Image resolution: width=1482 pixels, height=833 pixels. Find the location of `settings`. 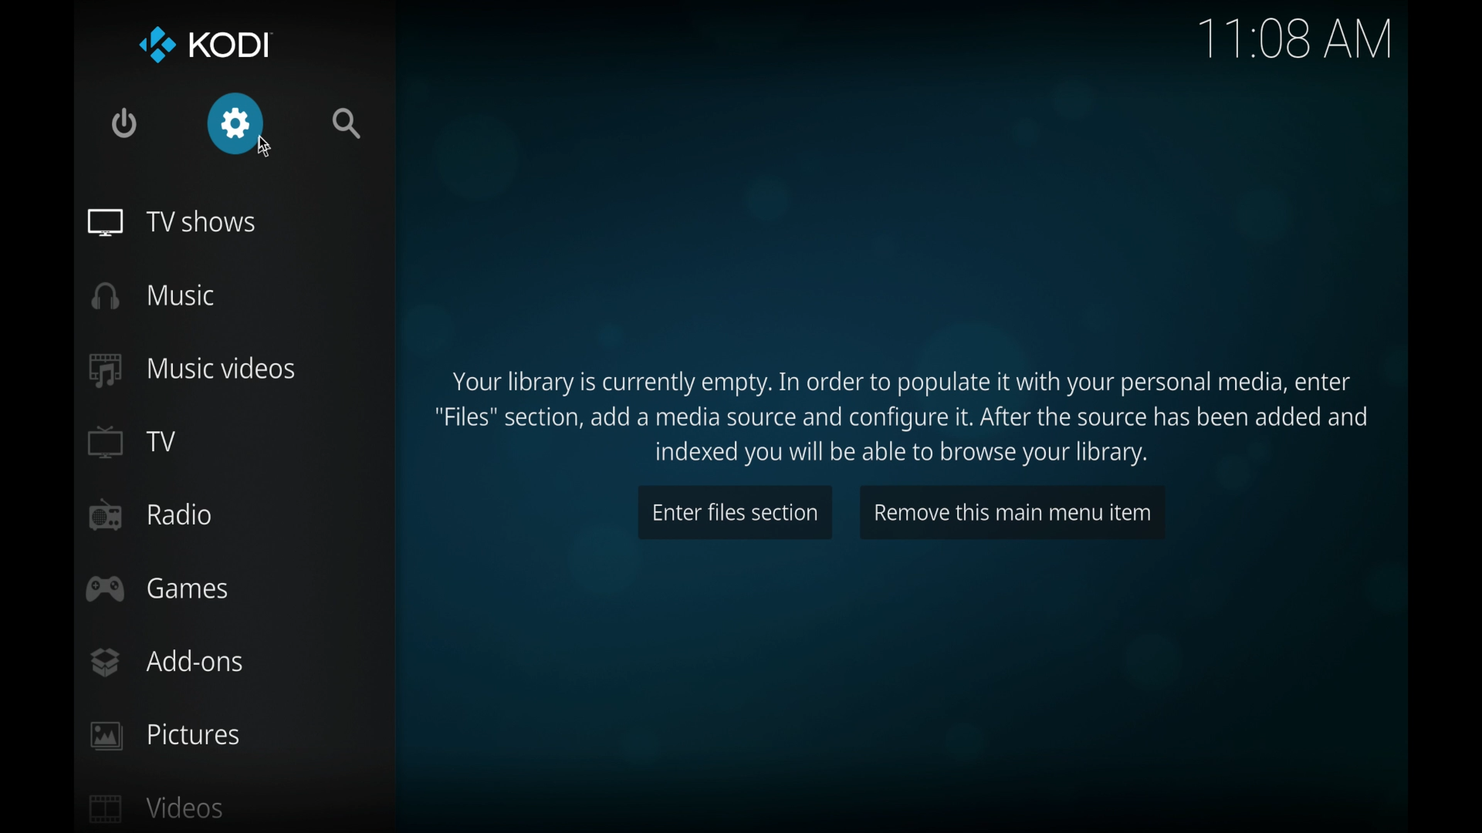

settings is located at coordinates (237, 124).